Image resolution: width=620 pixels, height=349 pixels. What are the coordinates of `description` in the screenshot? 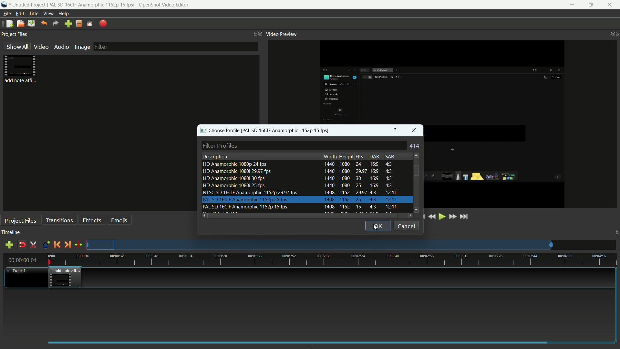 It's located at (215, 156).